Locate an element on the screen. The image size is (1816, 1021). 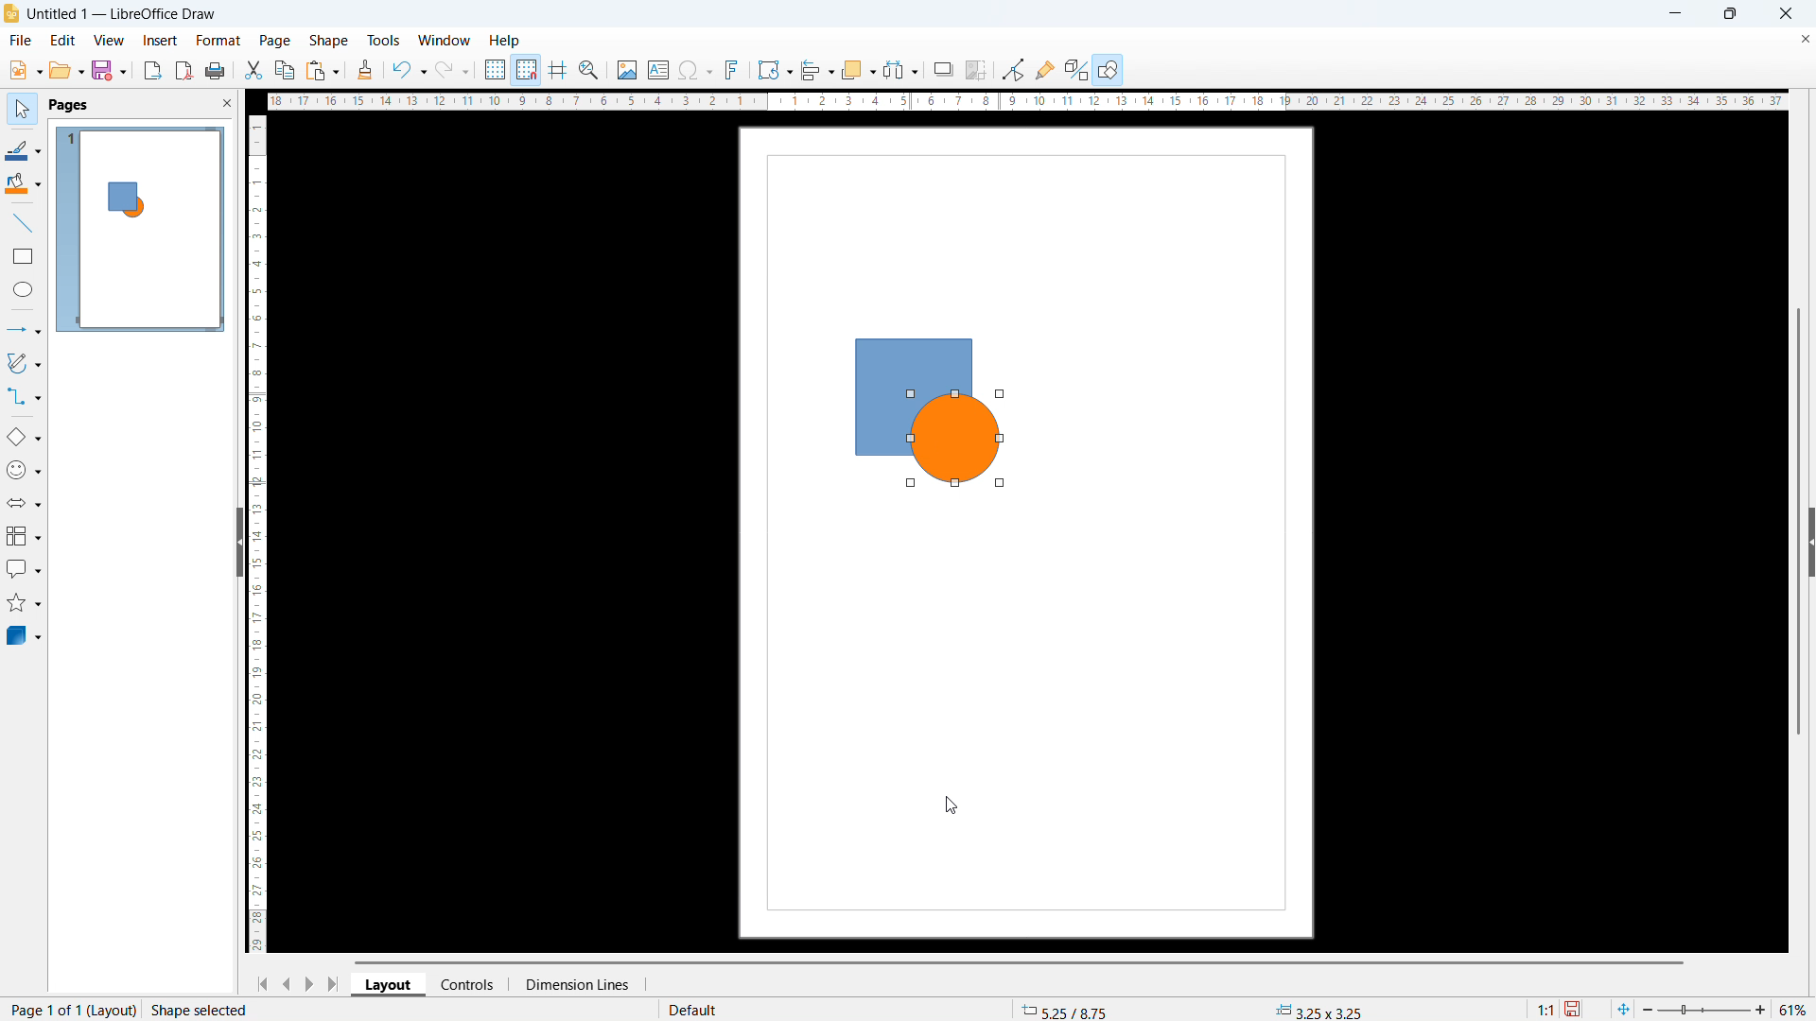
open is located at coordinates (66, 71).